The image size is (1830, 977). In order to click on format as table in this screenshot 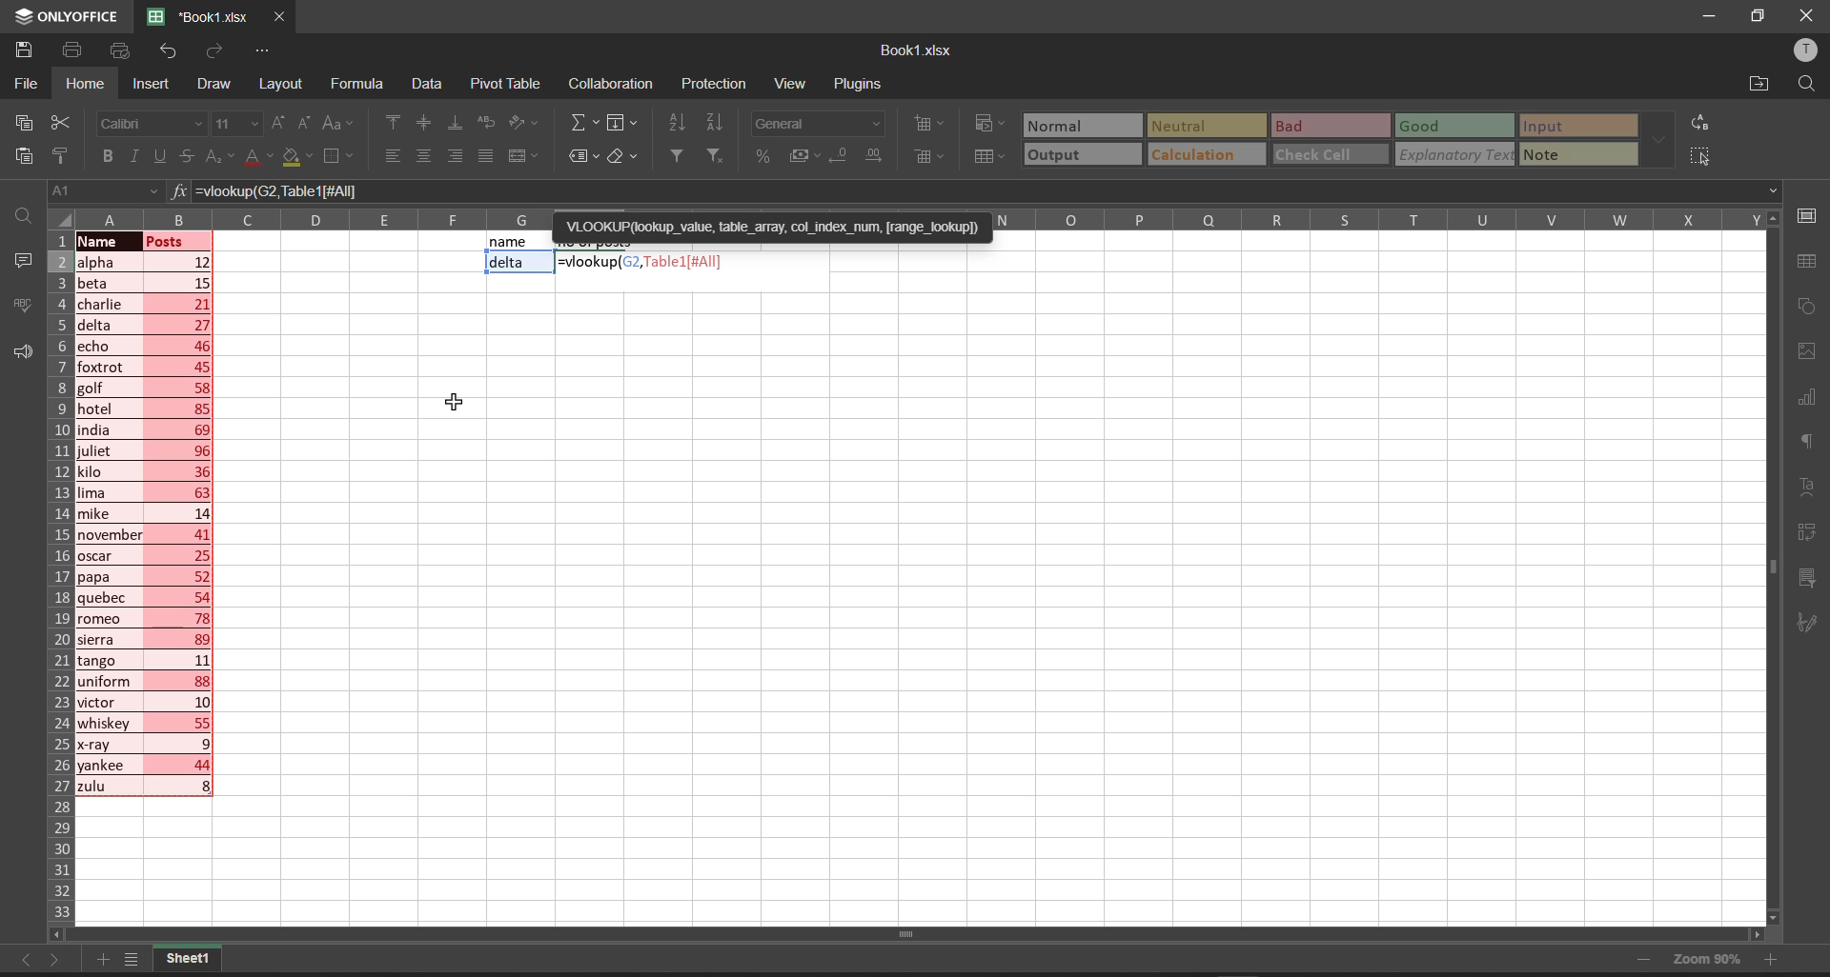, I will do `click(988, 156)`.